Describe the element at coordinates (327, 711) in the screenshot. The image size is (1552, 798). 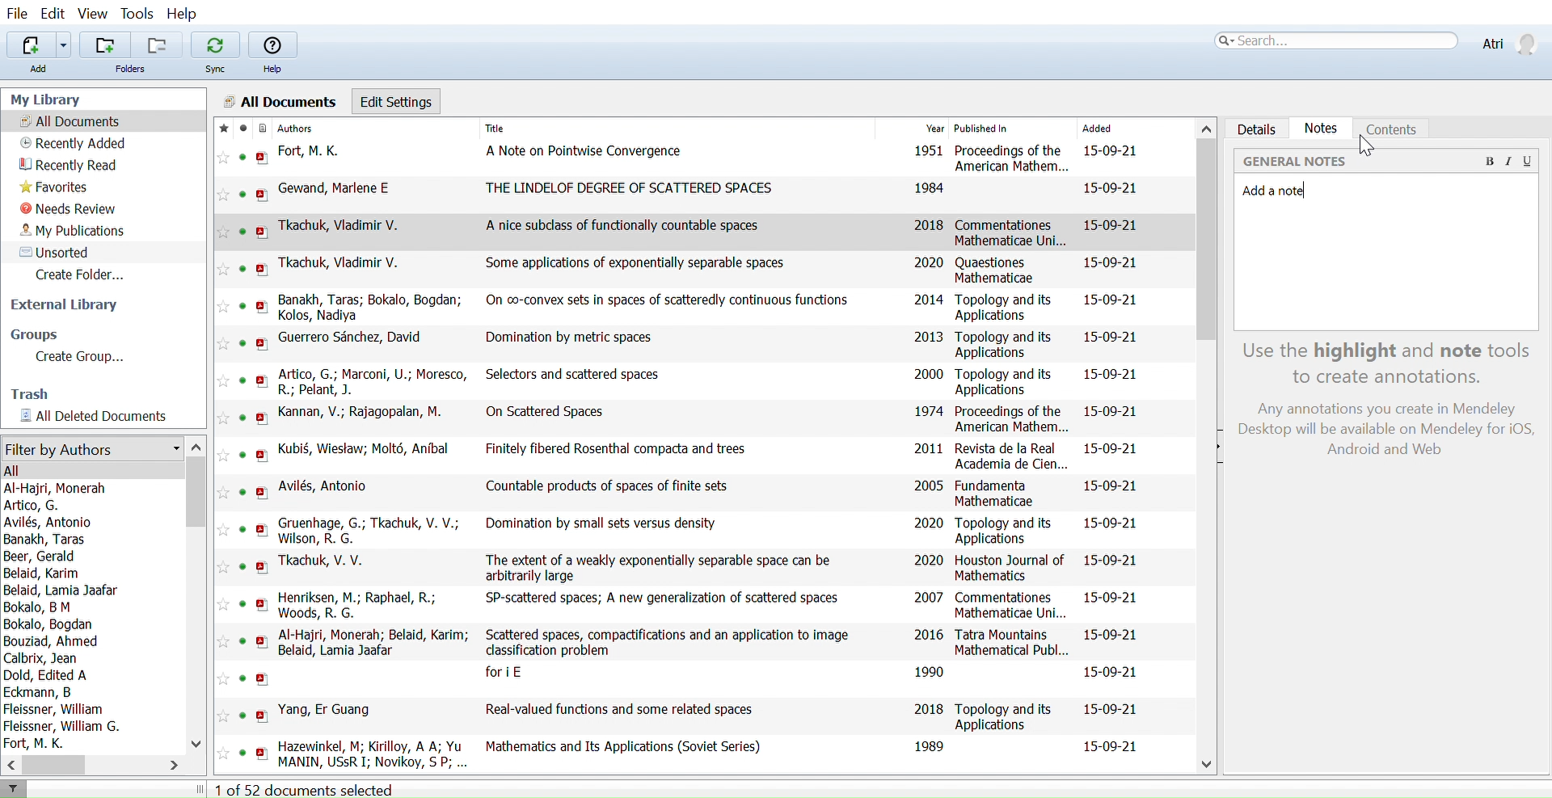
I see `Yang, Er Guang` at that location.